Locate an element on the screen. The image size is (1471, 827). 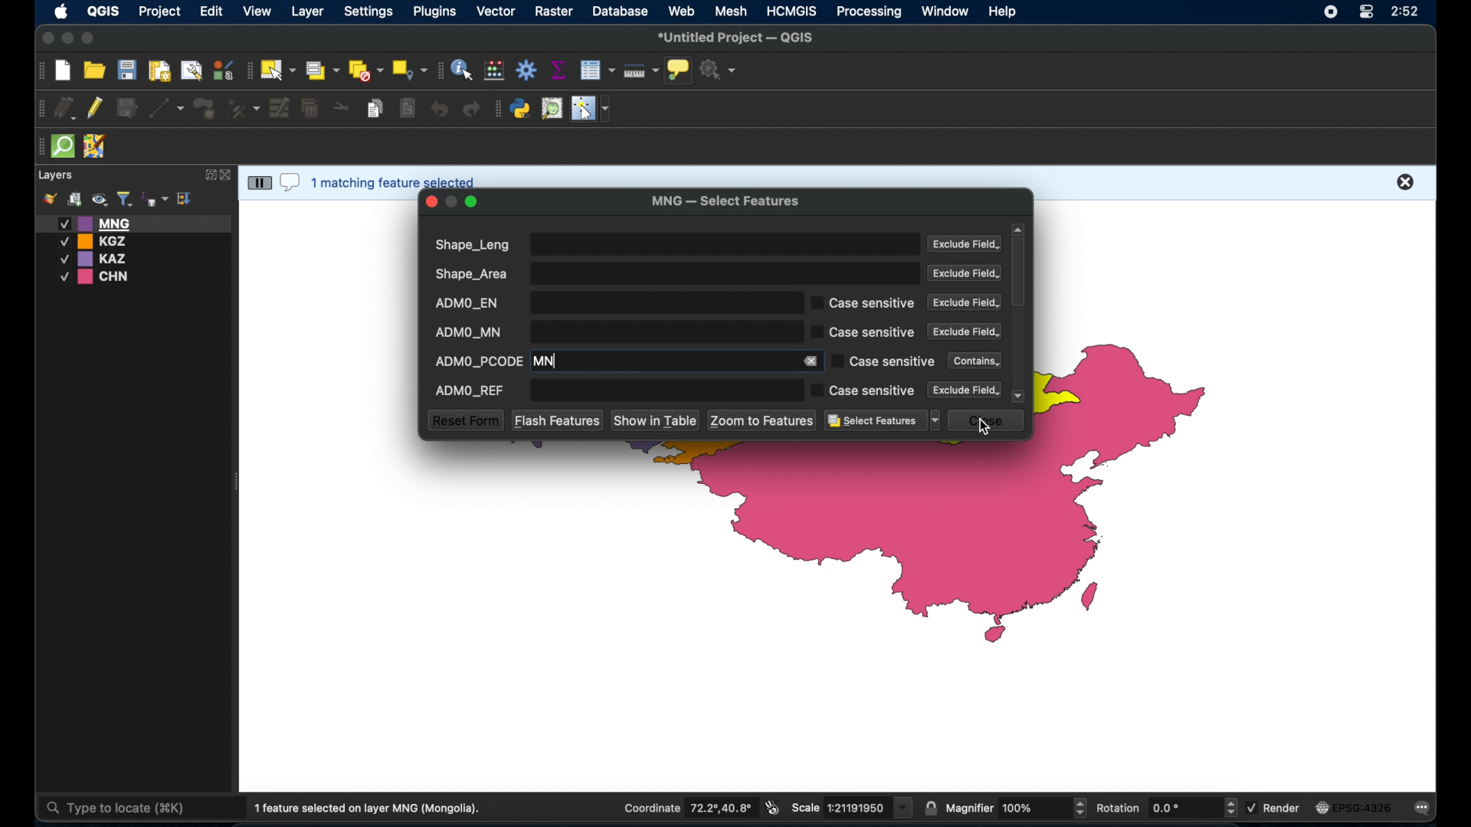
open field calculator is located at coordinates (496, 70).